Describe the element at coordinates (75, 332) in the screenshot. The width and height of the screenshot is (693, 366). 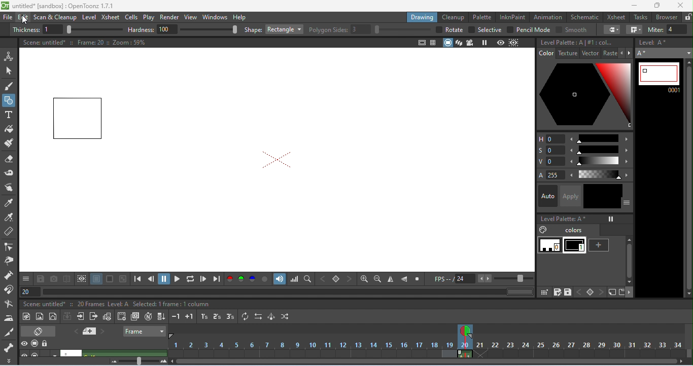
I see `previous` at that location.